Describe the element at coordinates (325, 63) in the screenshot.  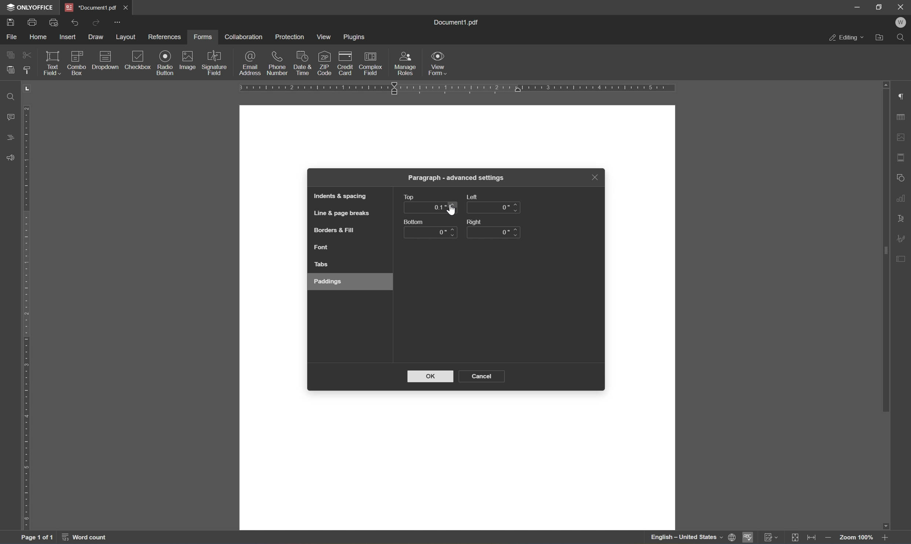
I see `zip code` at that location.